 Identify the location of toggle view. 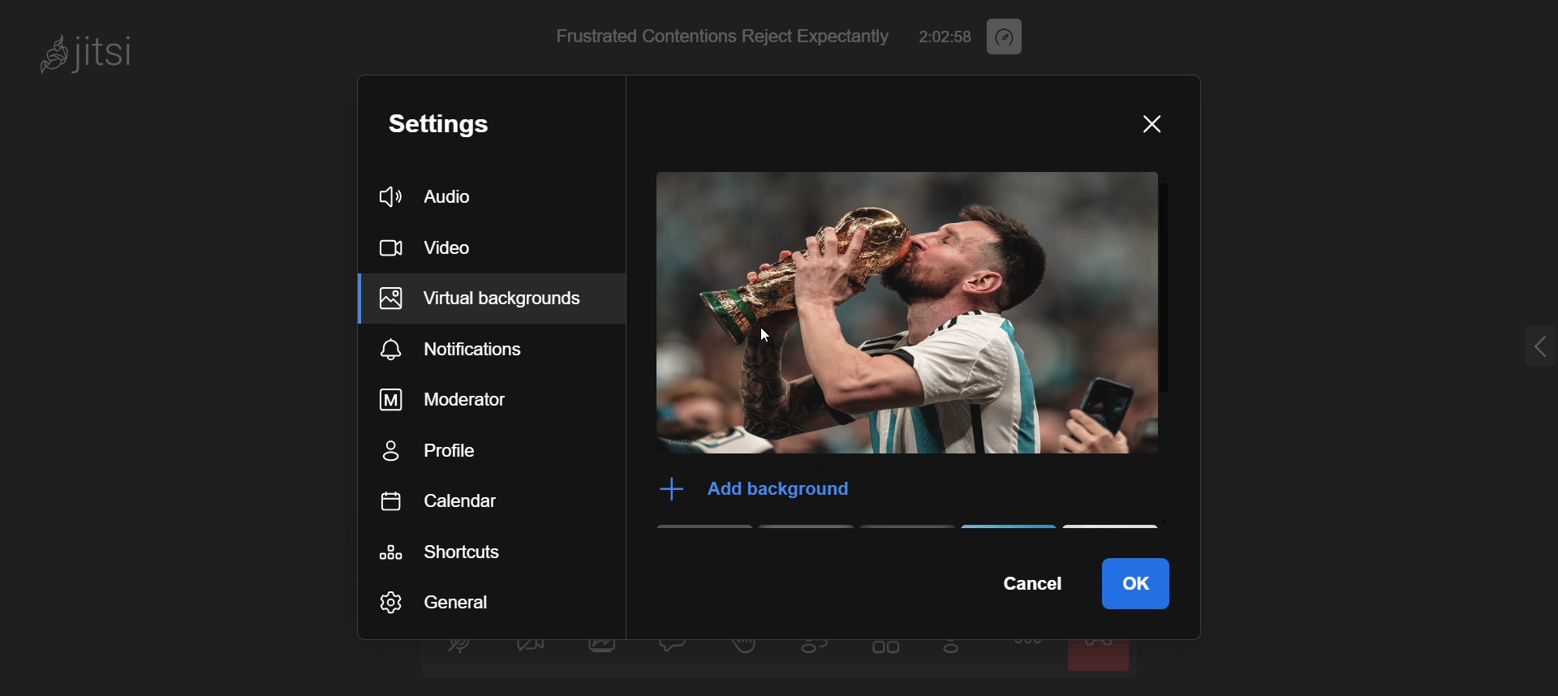
(887, 653).